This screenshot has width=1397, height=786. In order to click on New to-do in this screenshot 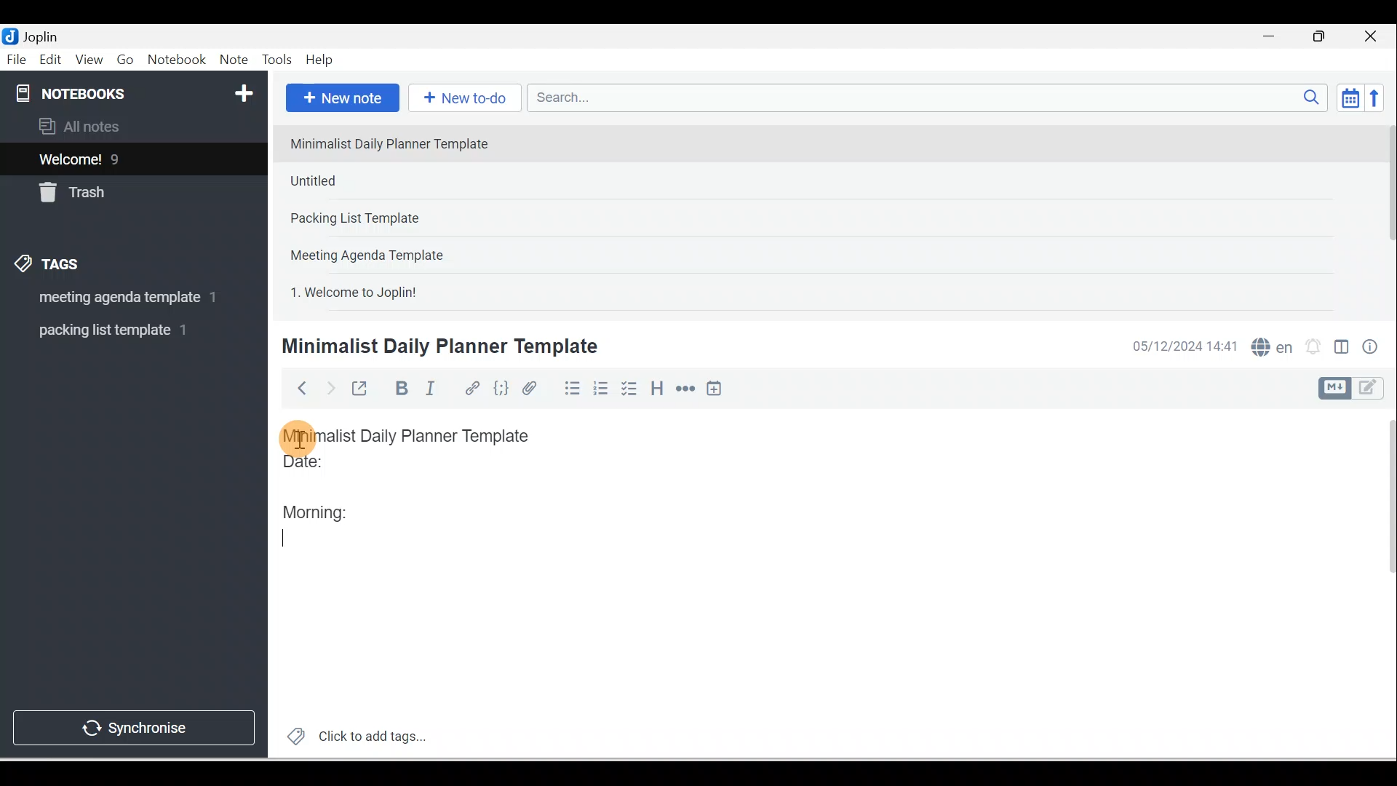, I will do `click(461, 99)`.